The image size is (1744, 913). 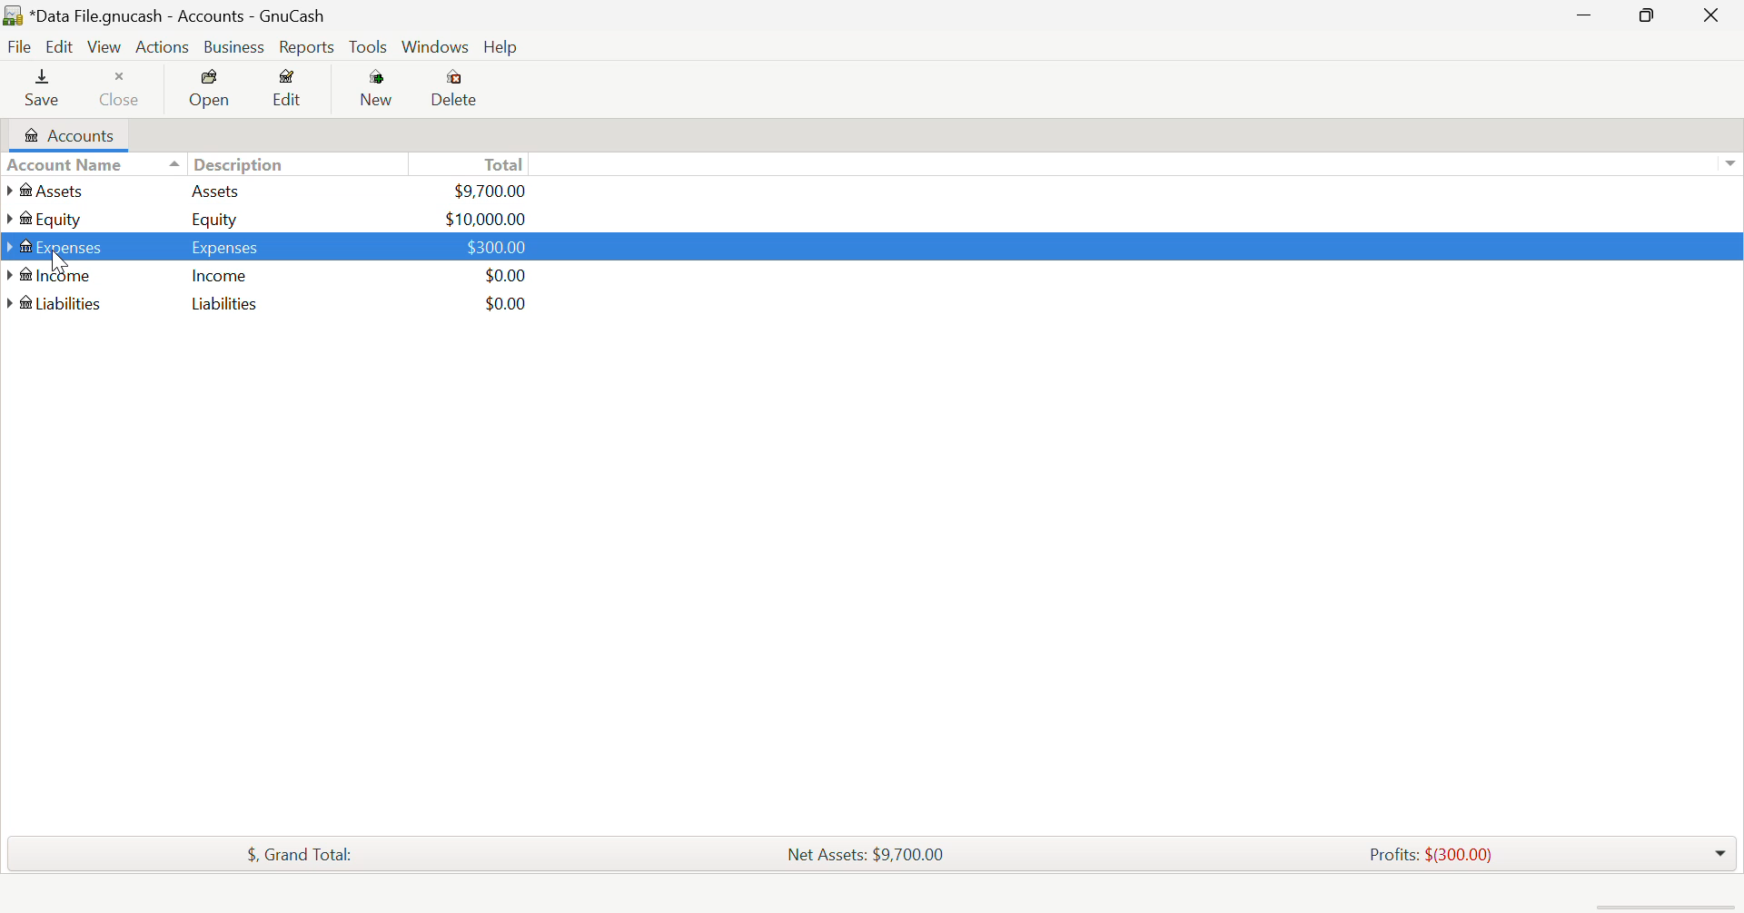 What do you see at coordinates (1435, 853) in the screenshot?
I see `Profits: $(300.00)` at bounding box center [1435, 853].